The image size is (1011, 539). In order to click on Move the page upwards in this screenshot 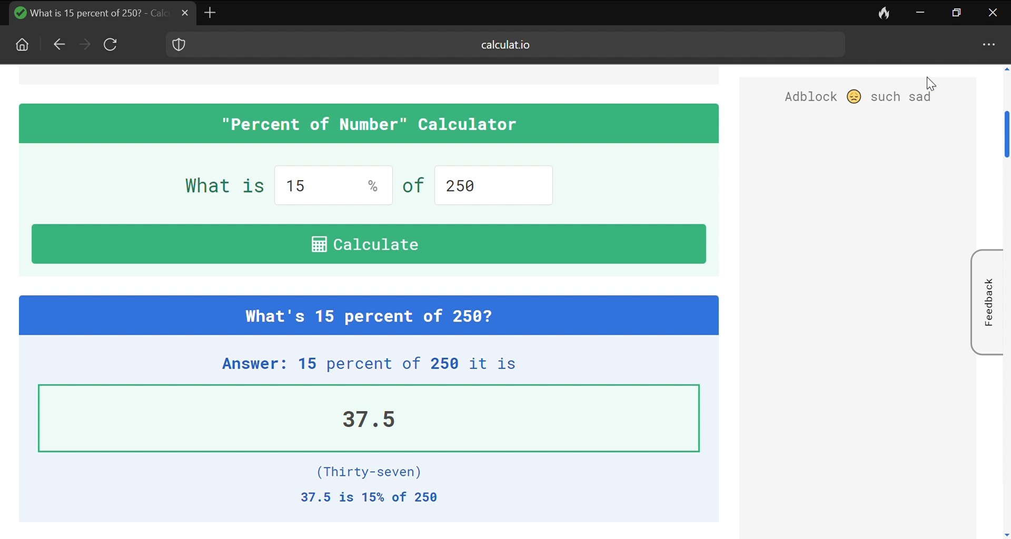, I will do `click(1003, 71)`.